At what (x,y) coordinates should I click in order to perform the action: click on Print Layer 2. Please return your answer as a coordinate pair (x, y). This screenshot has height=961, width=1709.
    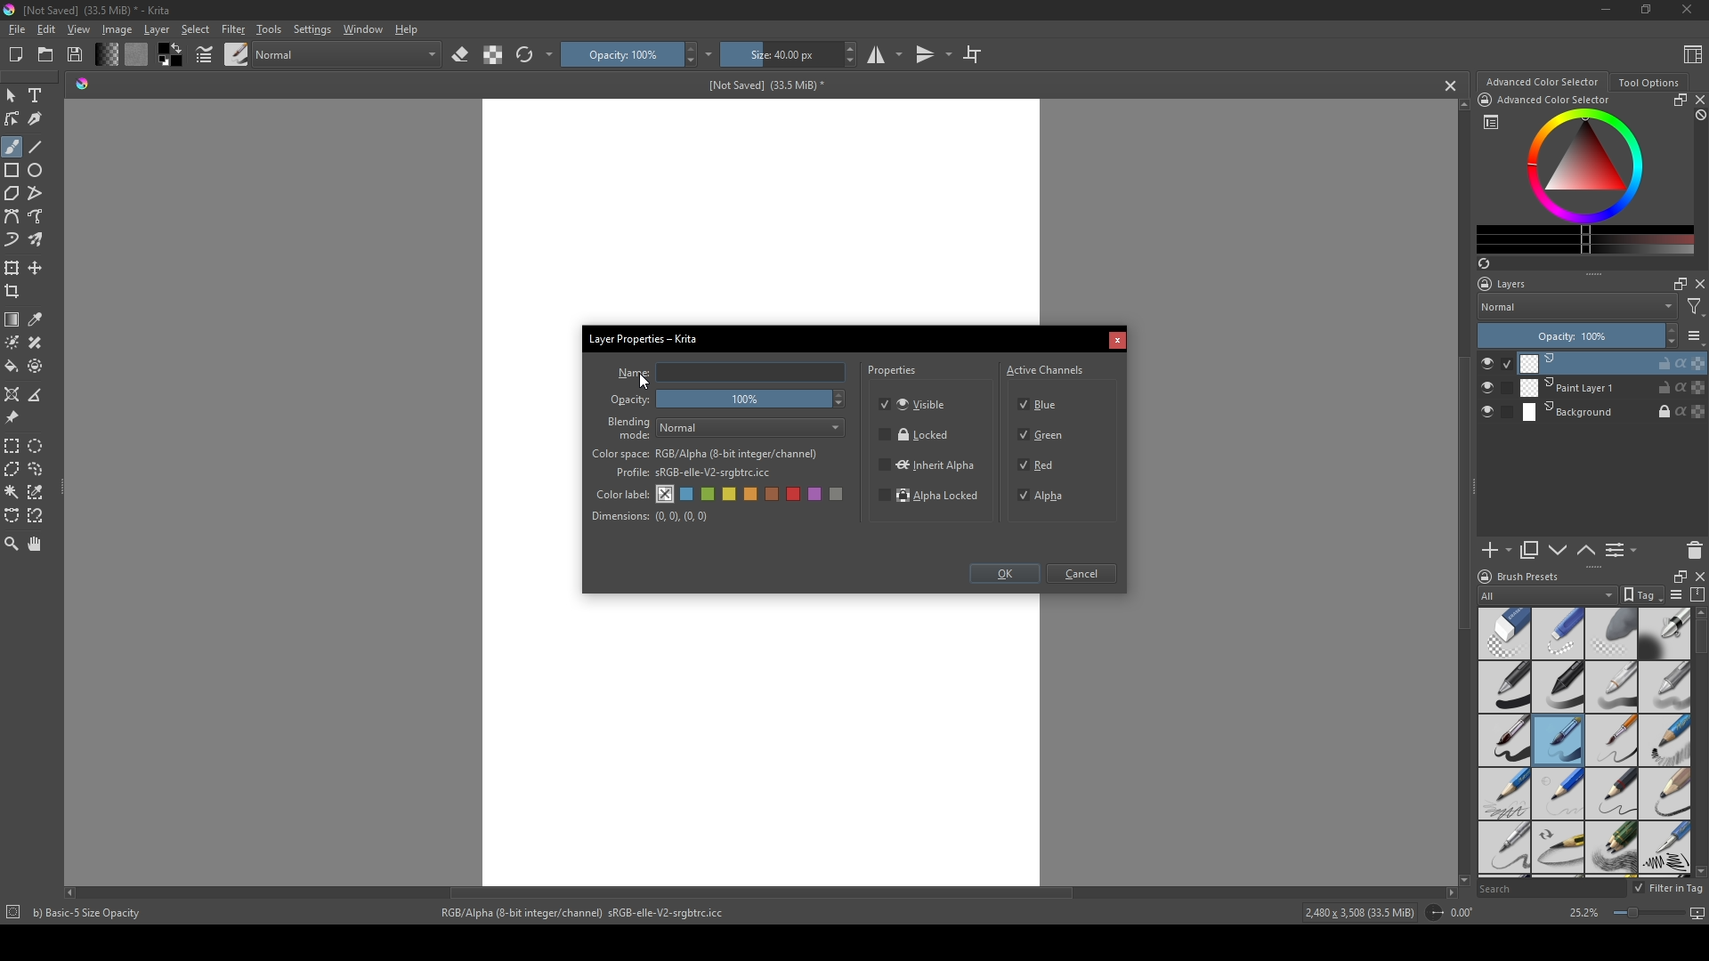
    Looking at the image, I should click on (1612, 363).